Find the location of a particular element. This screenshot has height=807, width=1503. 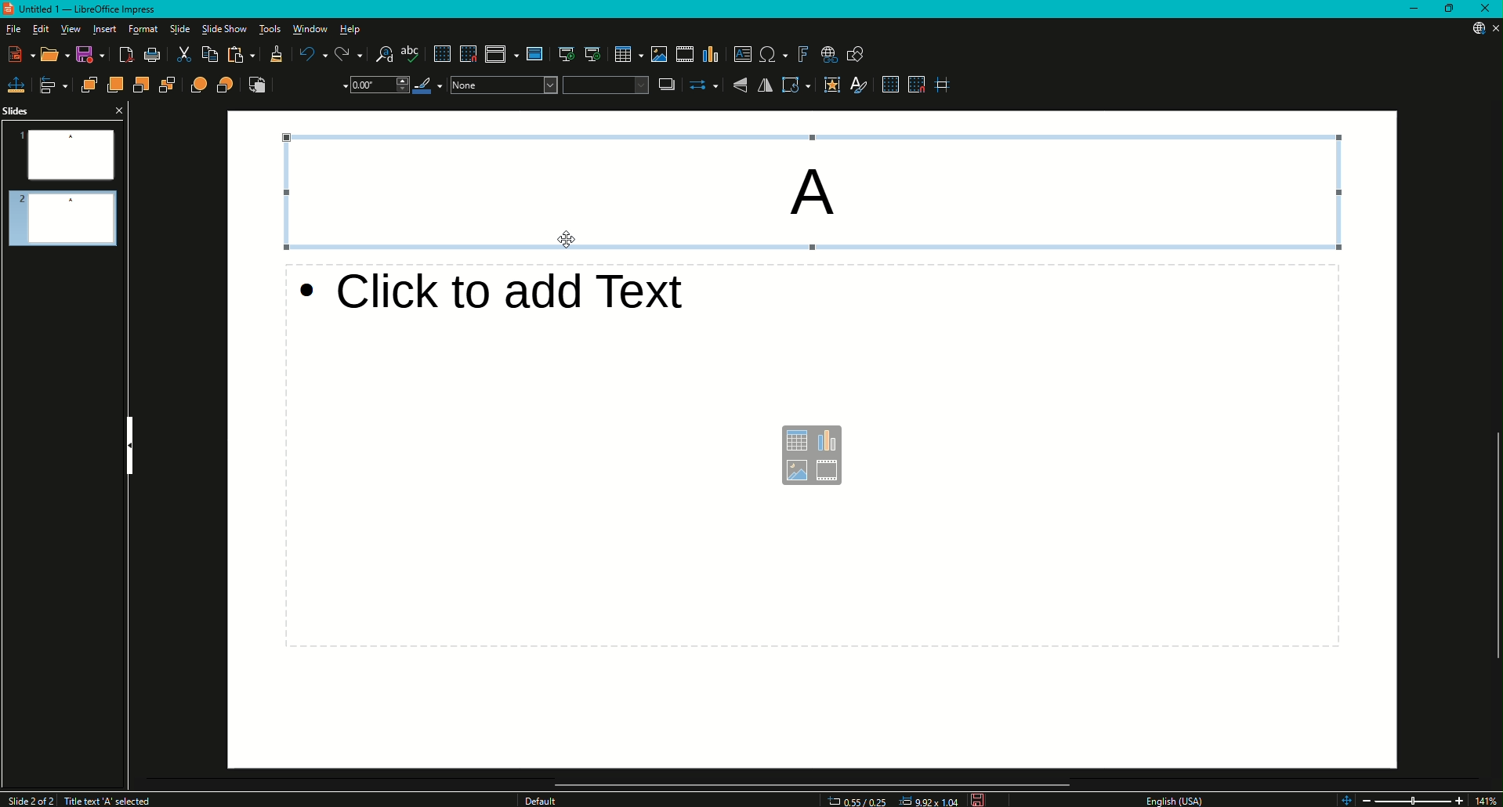

Close is located at coordinates (1483, 9).